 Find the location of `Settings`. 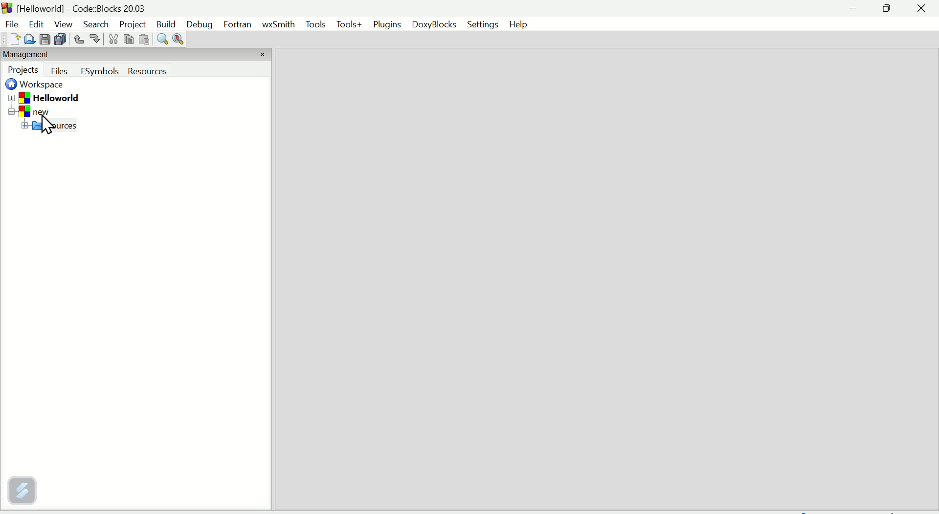

Settings is located at coordinates (483, 24).